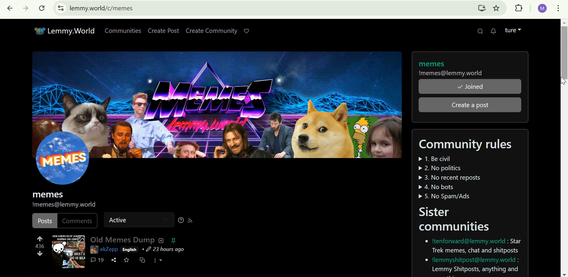  Describe the element at coordinates (475, 104) in the screenshot. I see `create a post` at that location.